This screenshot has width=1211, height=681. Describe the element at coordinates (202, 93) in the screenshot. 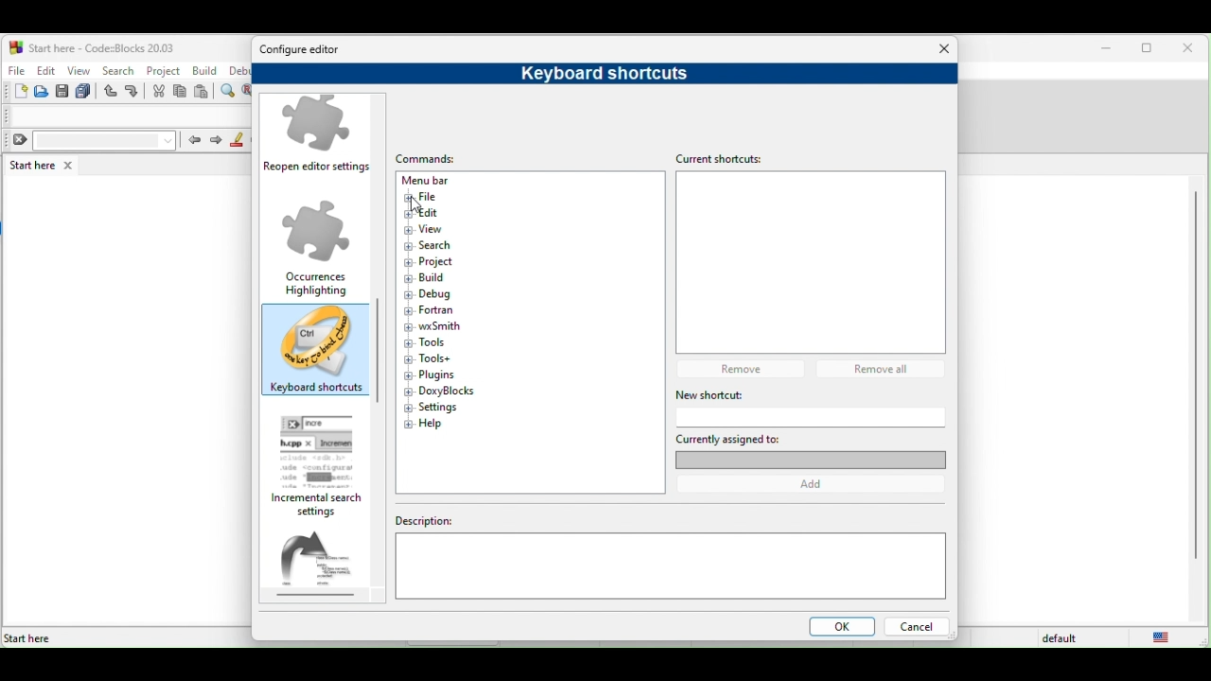

I see `paste` at that location.